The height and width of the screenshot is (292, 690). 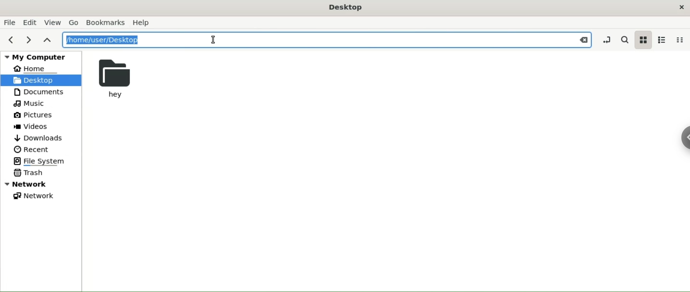 I want to click on cursor, so click(x=212, y=40).